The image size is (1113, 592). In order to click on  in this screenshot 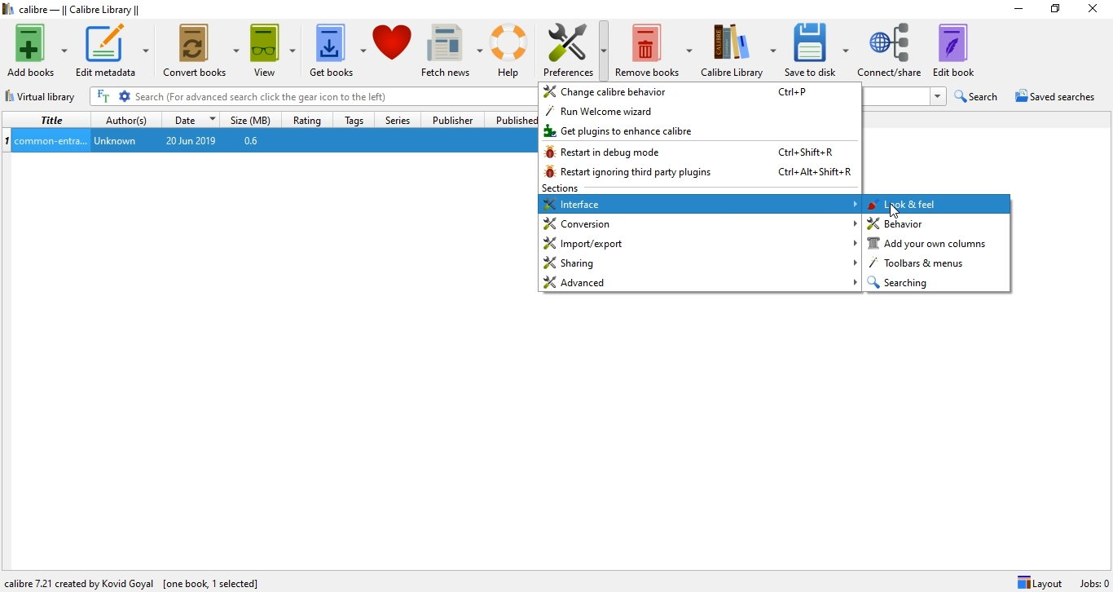, I will do `click(739, 46)`.